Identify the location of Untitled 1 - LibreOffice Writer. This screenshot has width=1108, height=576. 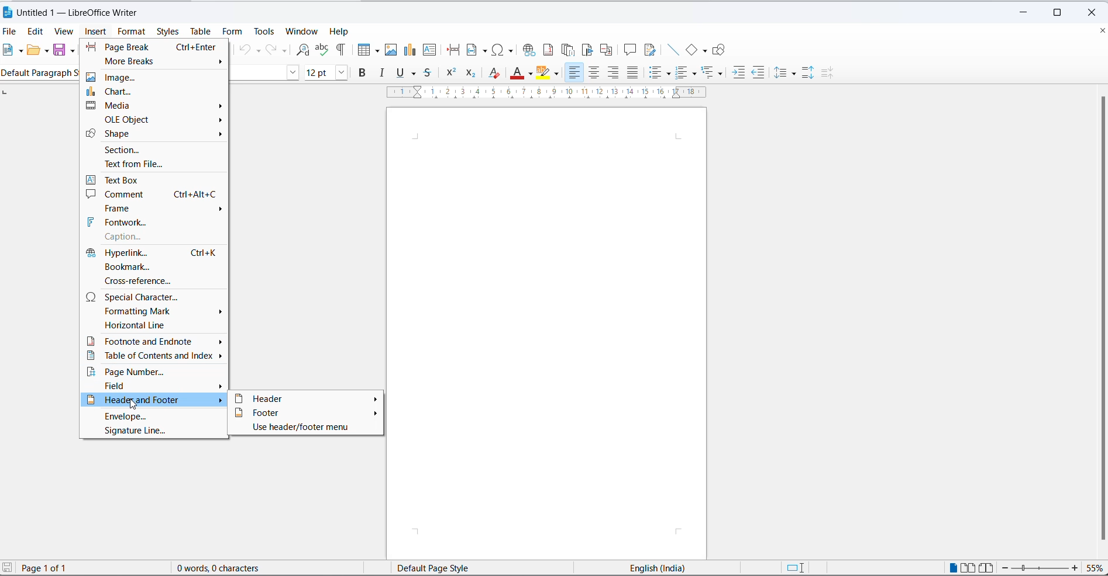
(88, 12).